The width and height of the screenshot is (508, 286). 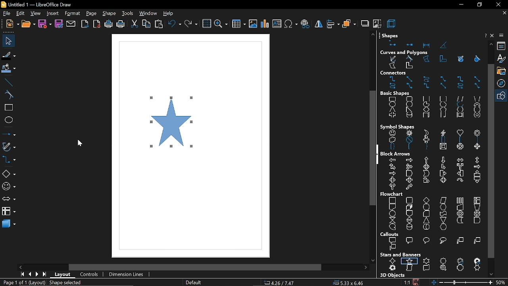 I want to click on curves  and polygons, so click(x=406, y=52).